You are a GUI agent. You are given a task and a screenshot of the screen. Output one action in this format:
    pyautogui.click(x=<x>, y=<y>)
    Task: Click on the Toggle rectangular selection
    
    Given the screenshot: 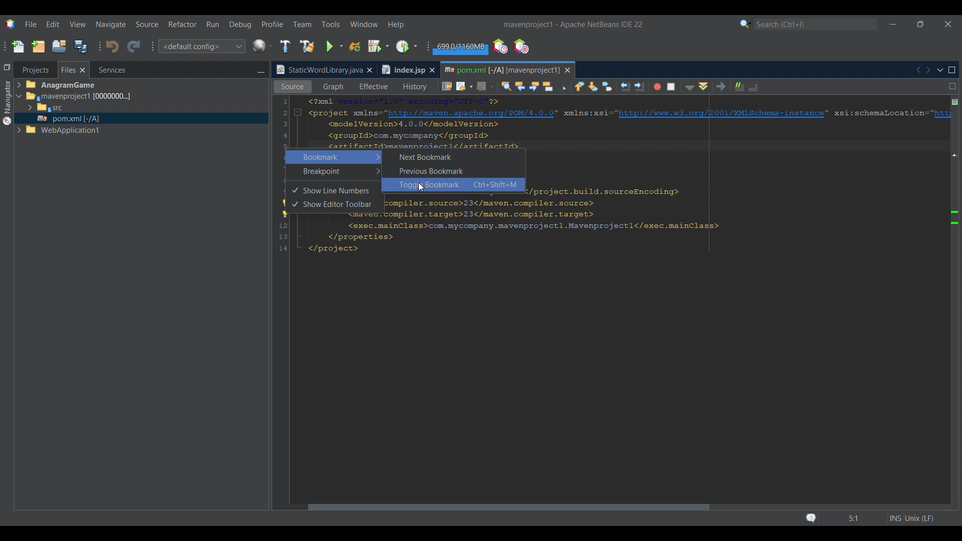 What is the action you would take?
    pyautogui.click(x=563, y=87)
    